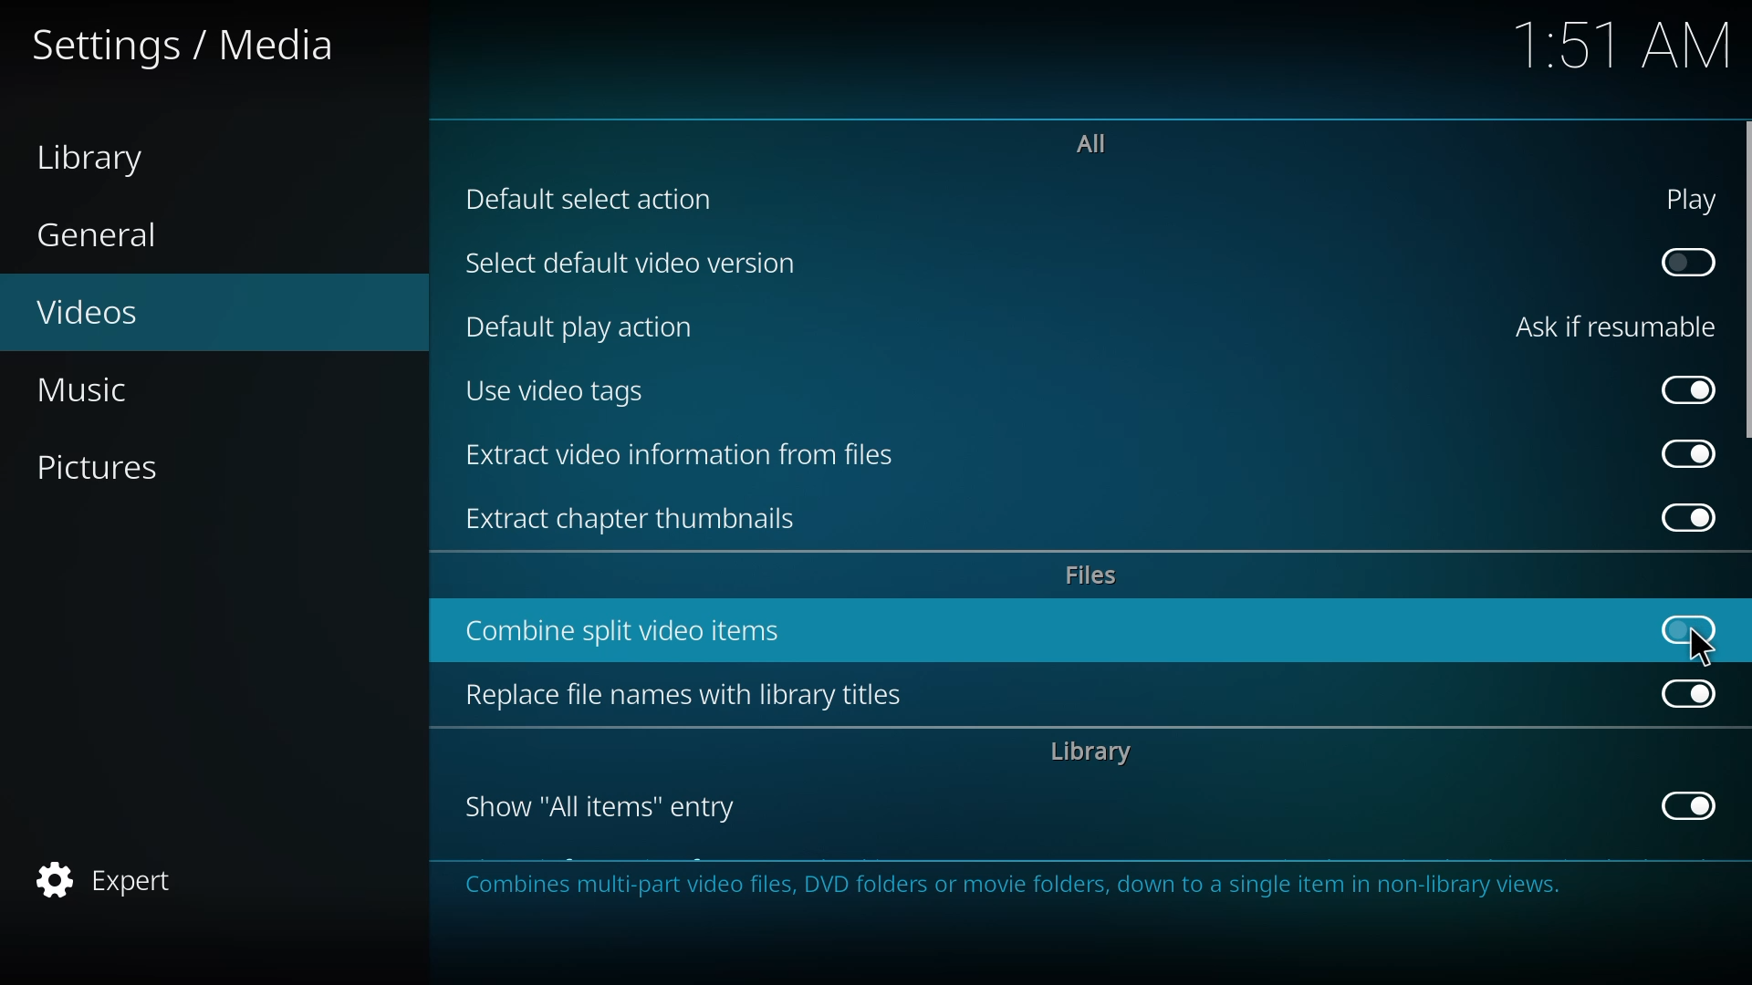  Describe the element at coordinates (102, 156) in the screenshot. I see `library` at that location.